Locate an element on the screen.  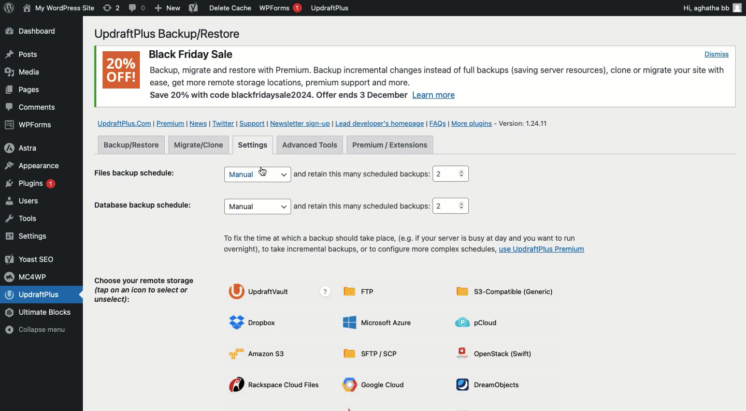
Posts is located at coordinates (21, 92).